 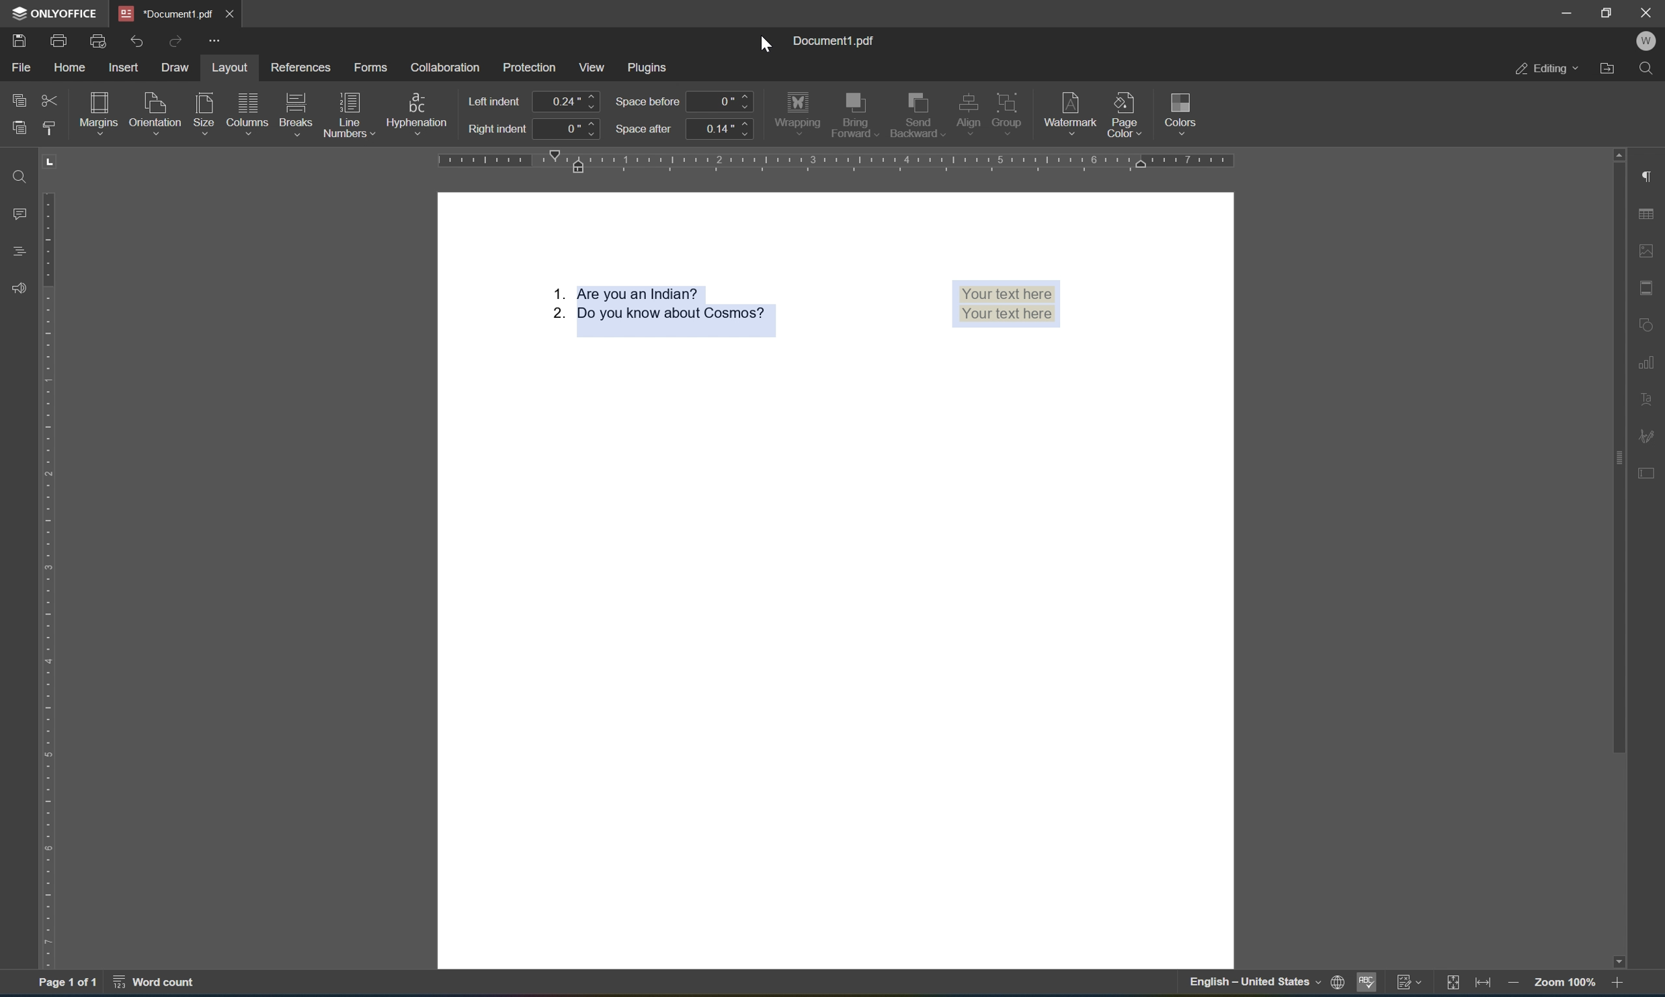 I want to click on W, so click(x=1648, y=40).